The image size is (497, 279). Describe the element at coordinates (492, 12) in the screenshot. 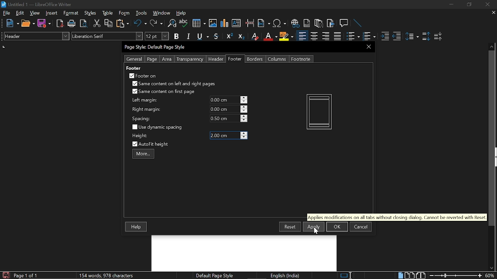

I see `Close current tab` at that location.